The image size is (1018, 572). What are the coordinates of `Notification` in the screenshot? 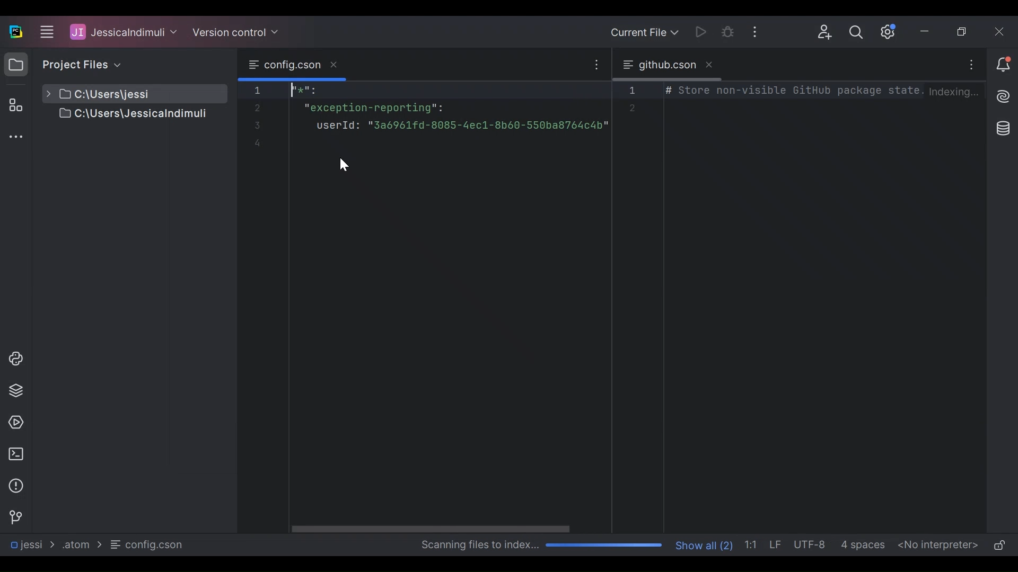 It's located at (1002, 64).